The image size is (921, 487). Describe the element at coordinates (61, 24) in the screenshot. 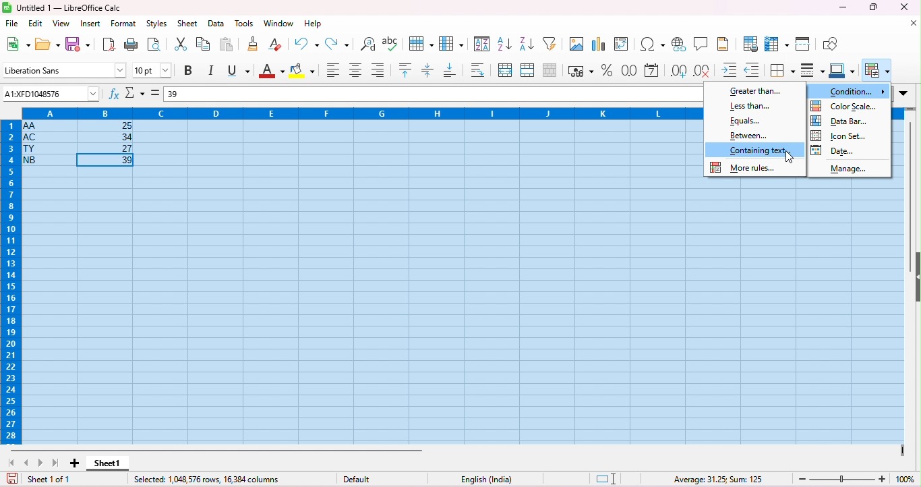

I see `view` at that location.